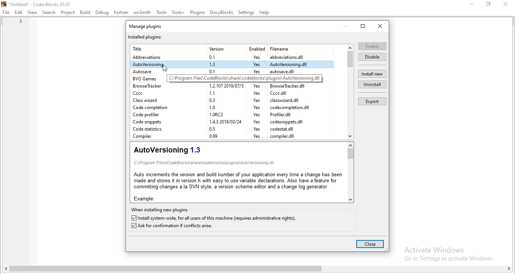 This screenshot has width=515, height=274. Describe the element at coordinates (222, 137) in the screenshot. I see `Compiler 099 Yes  compiler.dil` at that location.